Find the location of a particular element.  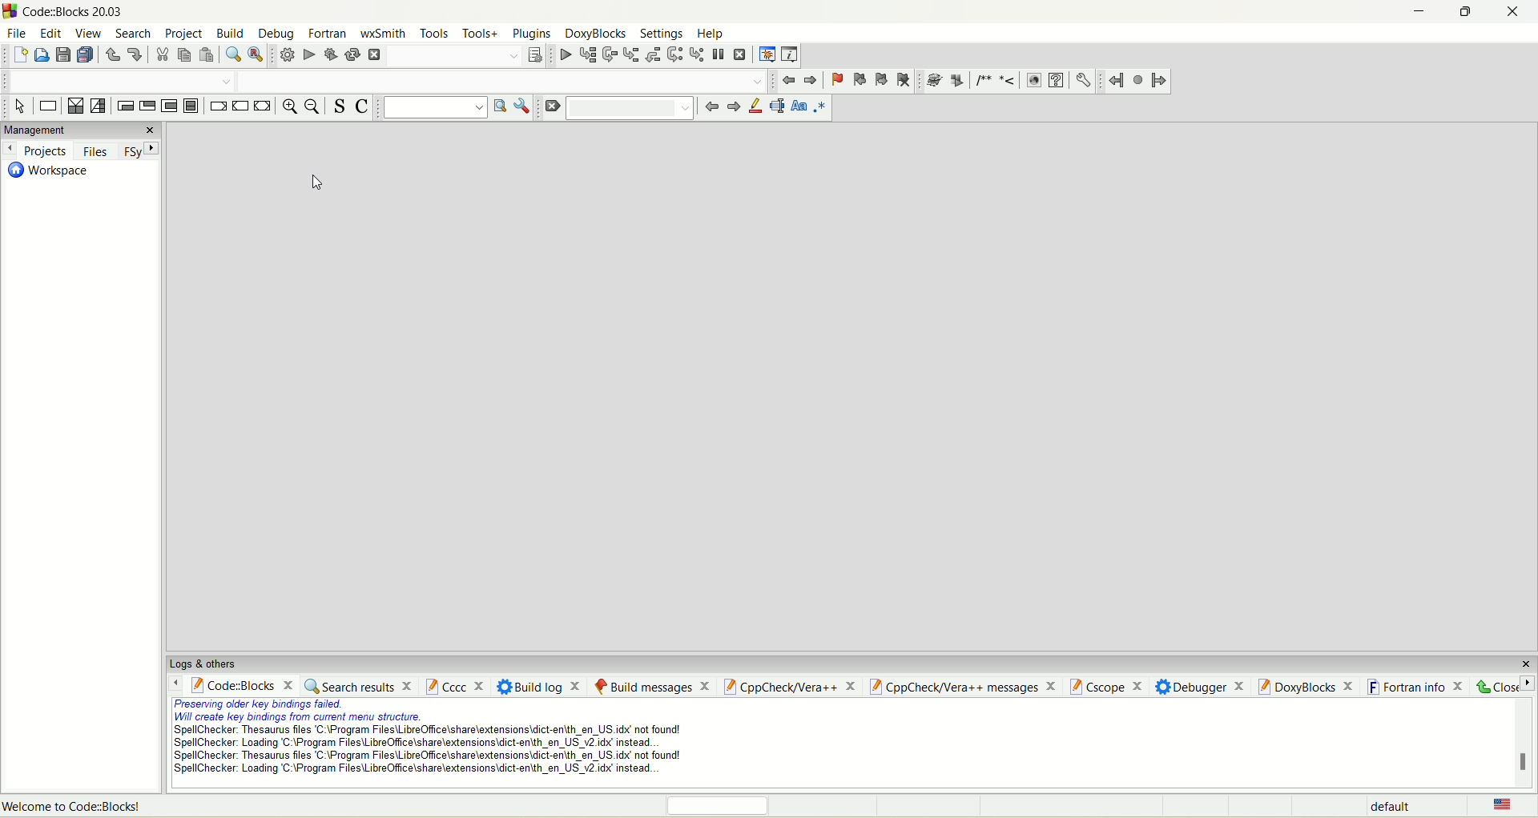

default is located at coordinates (1387, 806).